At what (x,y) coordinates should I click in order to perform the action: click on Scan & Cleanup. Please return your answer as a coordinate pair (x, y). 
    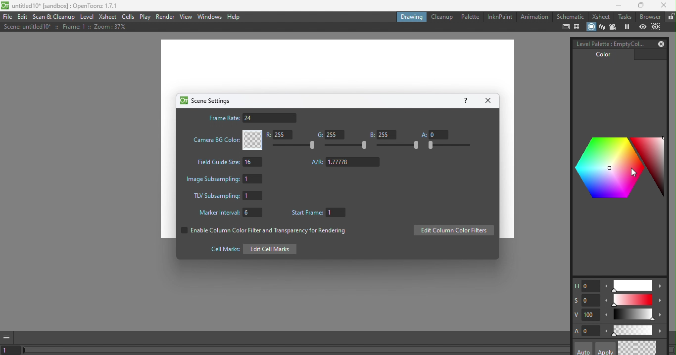
    Looking at the image, I should click on (56, 17).